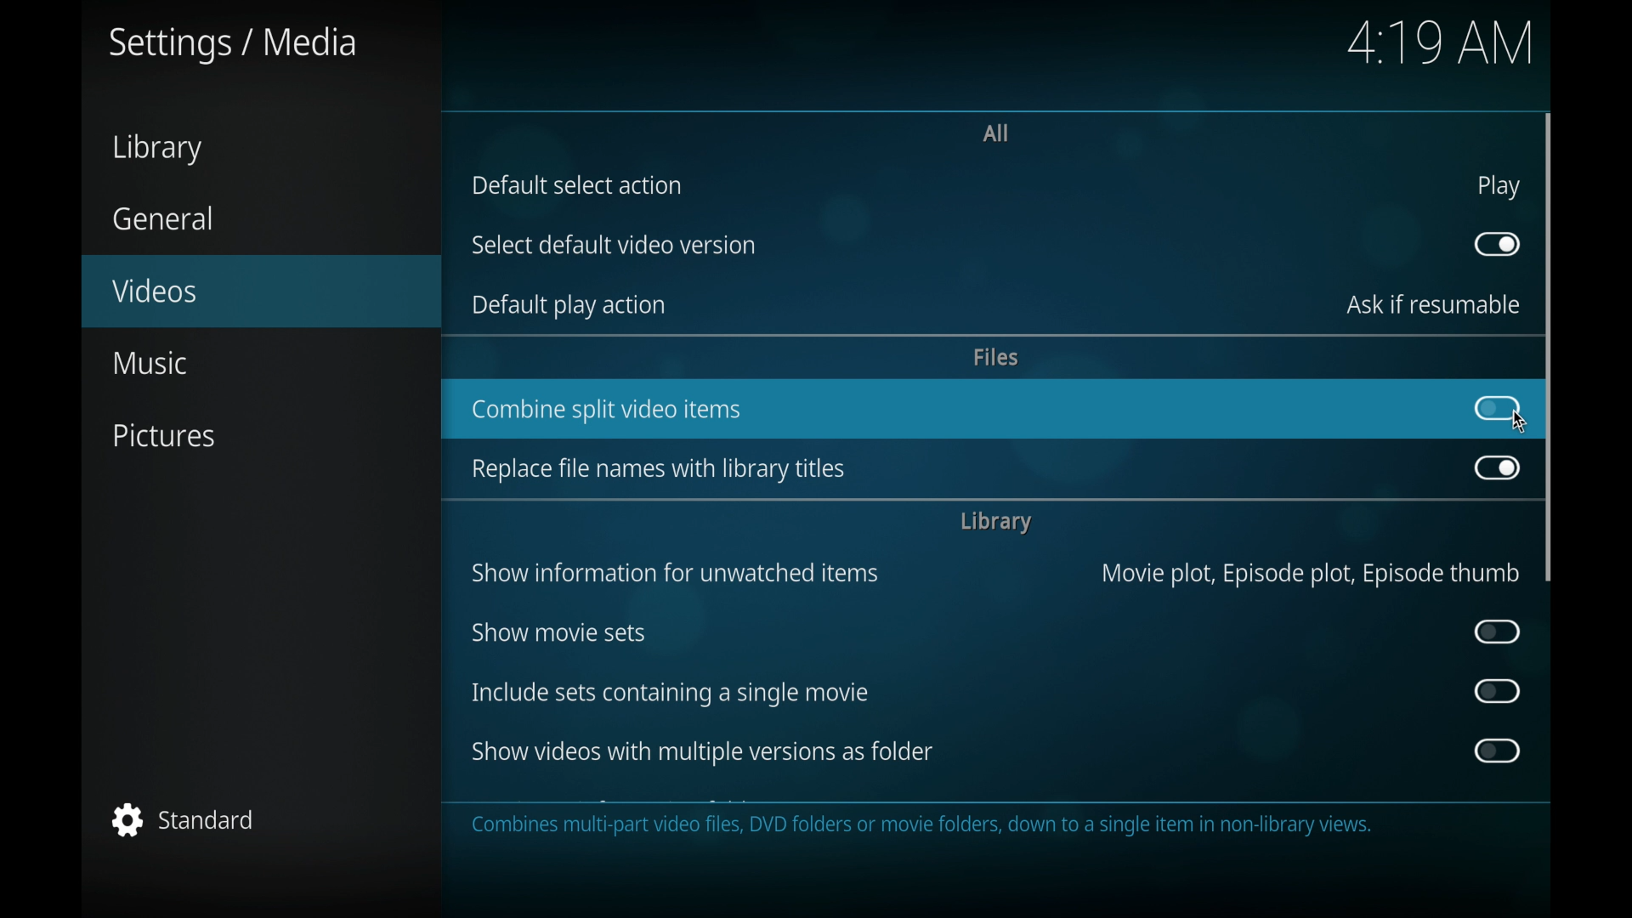 The width and height of the screenshot is (1632, 918). I want to click on standard, so click(184, 818).